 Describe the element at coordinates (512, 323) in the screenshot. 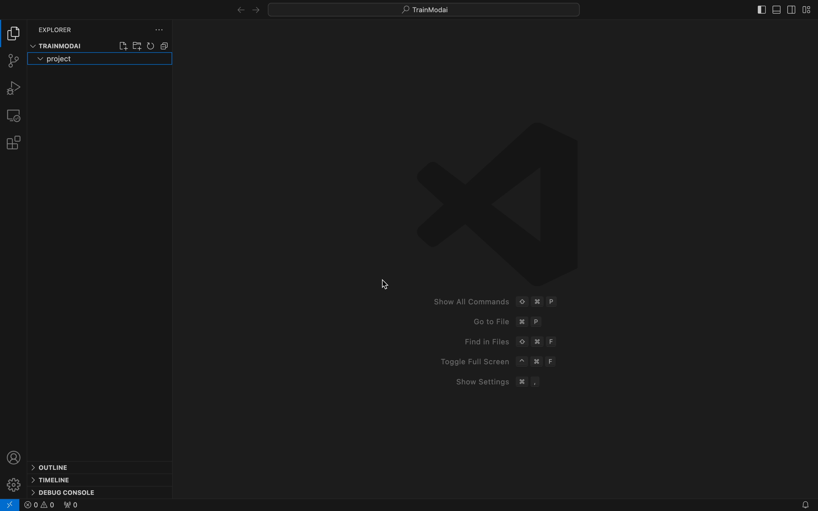

I see `Go to file` at that location.